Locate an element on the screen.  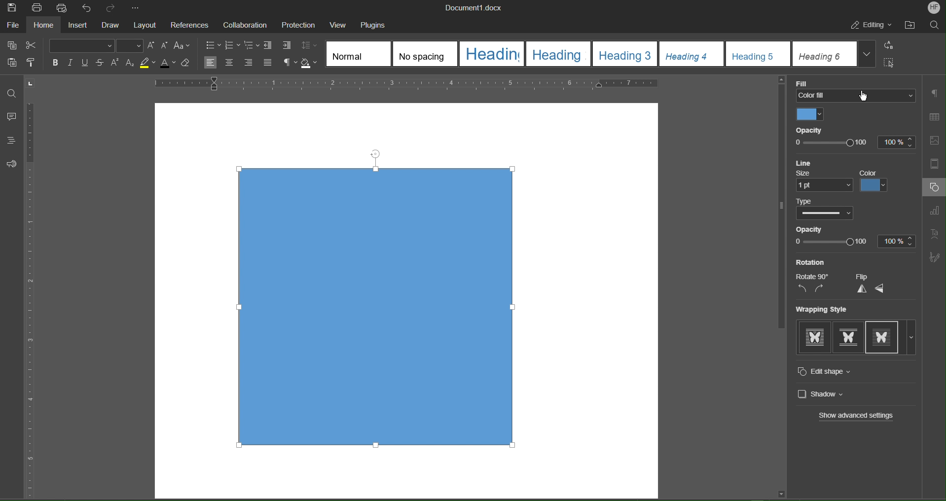
Insert is located at coordinates (77, 25).